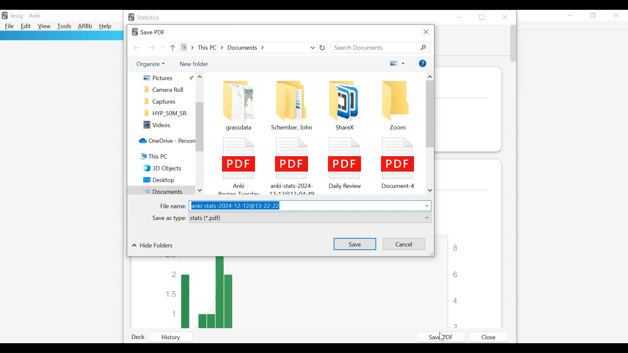  Describe the element at coordinates (61, 36) in the screenshot. I see `rectangle panel` at that location.